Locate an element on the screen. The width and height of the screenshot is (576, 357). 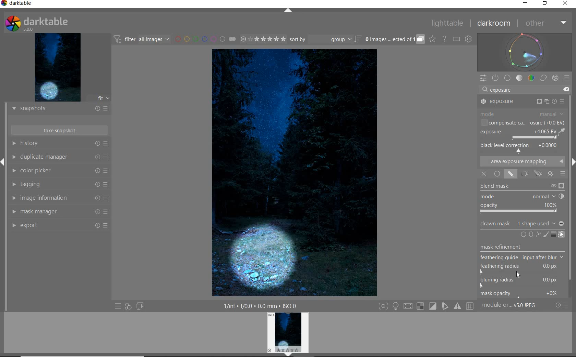
ADD CIRCLE is located at coordinates (524, 235).